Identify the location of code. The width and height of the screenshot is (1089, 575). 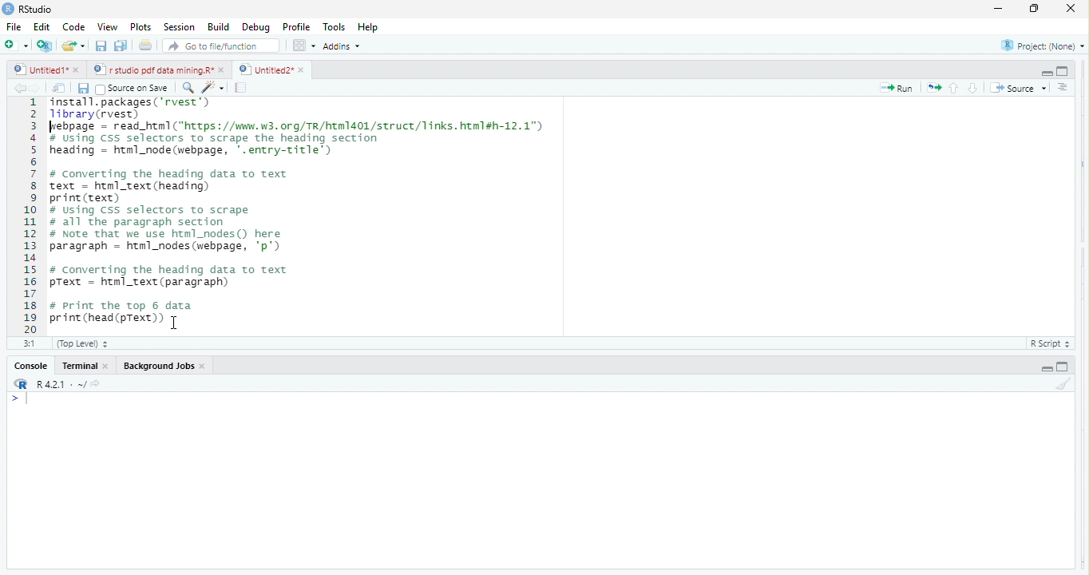
(74, 28).